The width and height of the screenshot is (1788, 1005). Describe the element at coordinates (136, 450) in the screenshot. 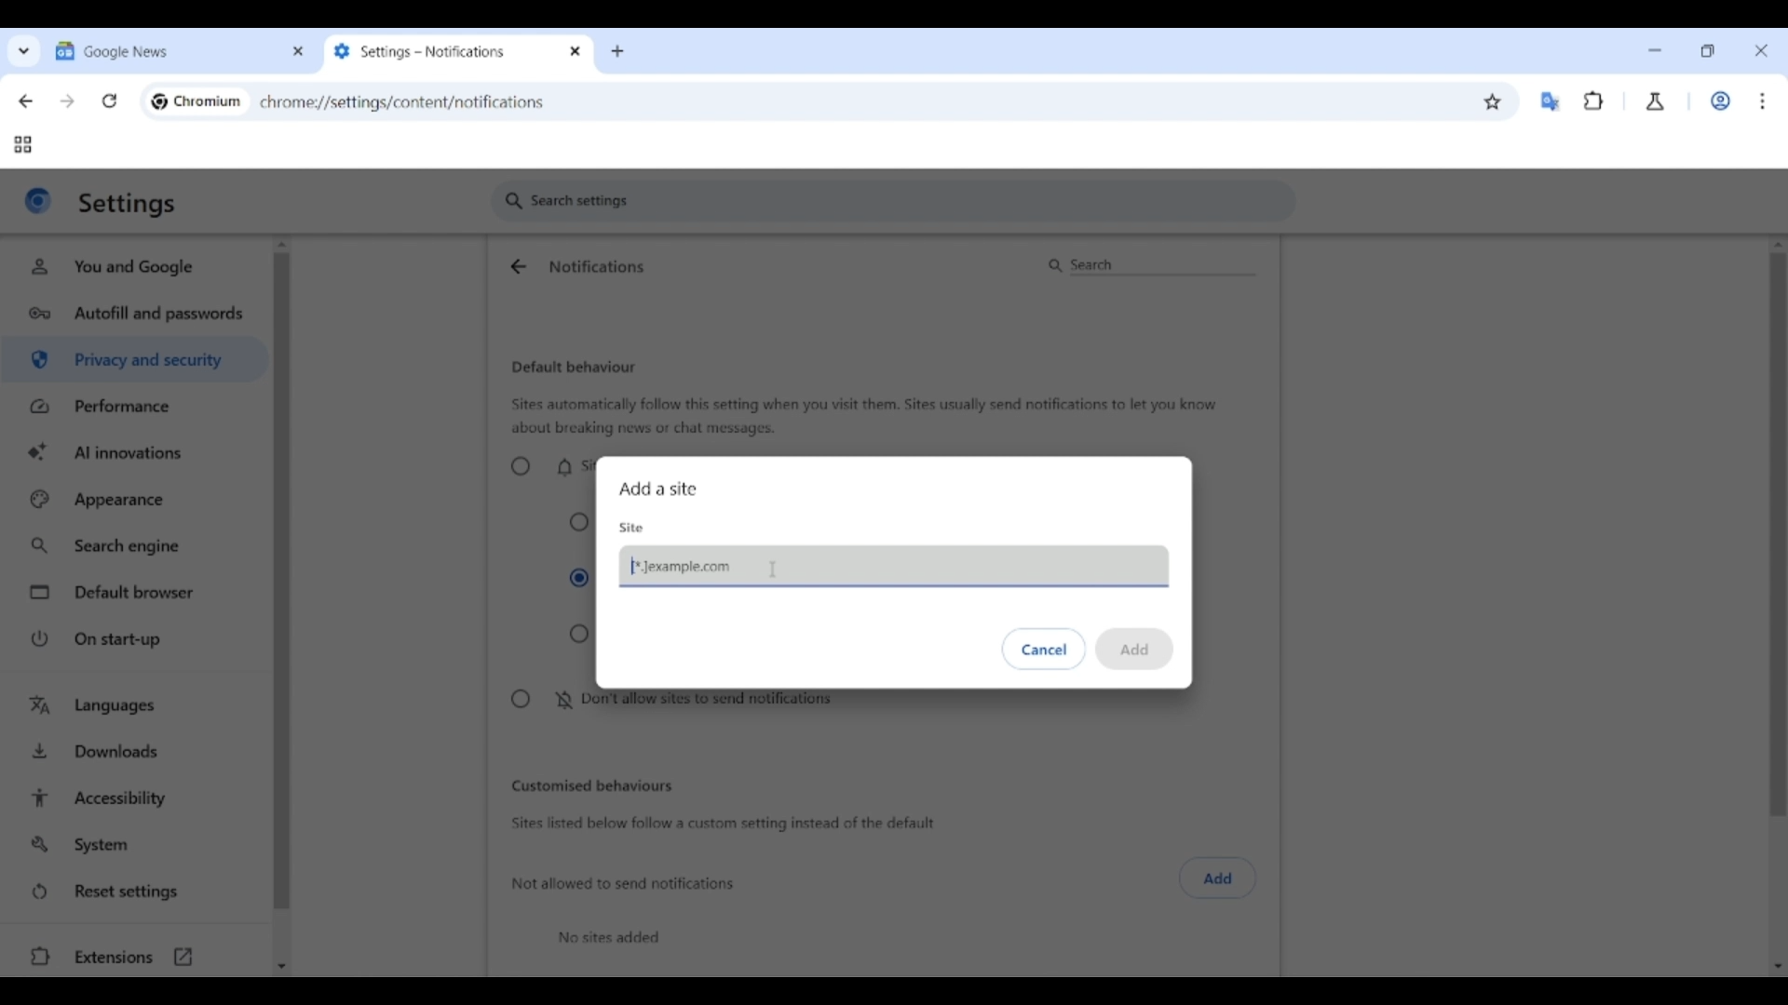

I see `AI innovations` at that location.